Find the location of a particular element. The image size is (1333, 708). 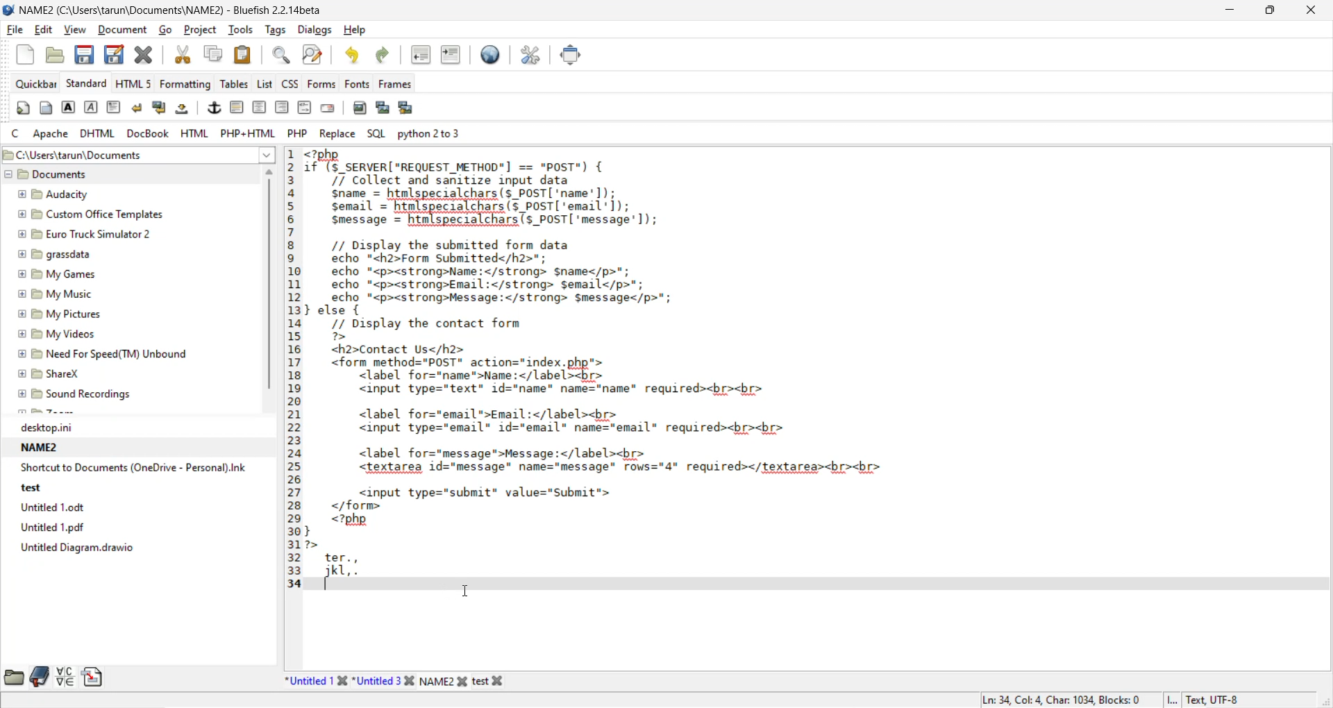

list is located at coordinates (267, 85).